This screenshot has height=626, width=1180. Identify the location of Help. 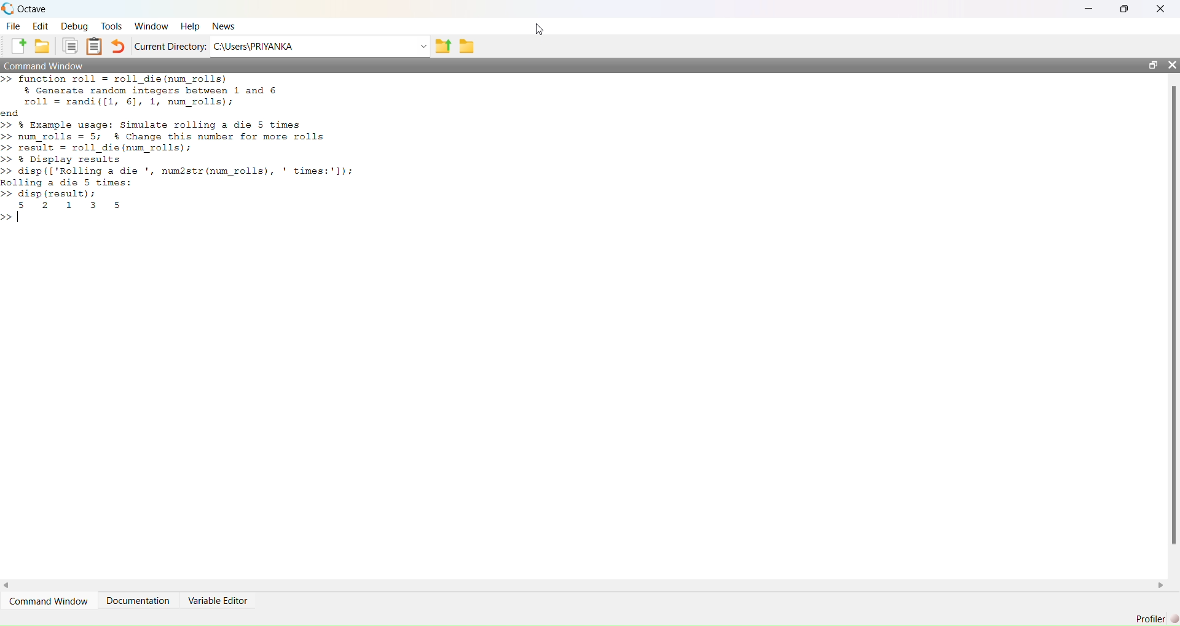
(190, 26).